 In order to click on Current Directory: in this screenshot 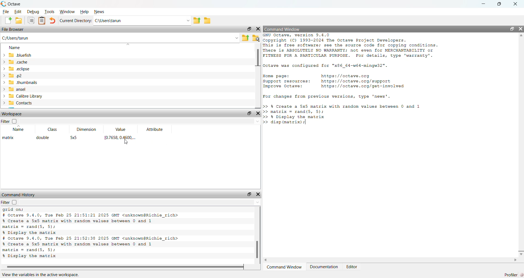, I will do `click(76, 20)`.